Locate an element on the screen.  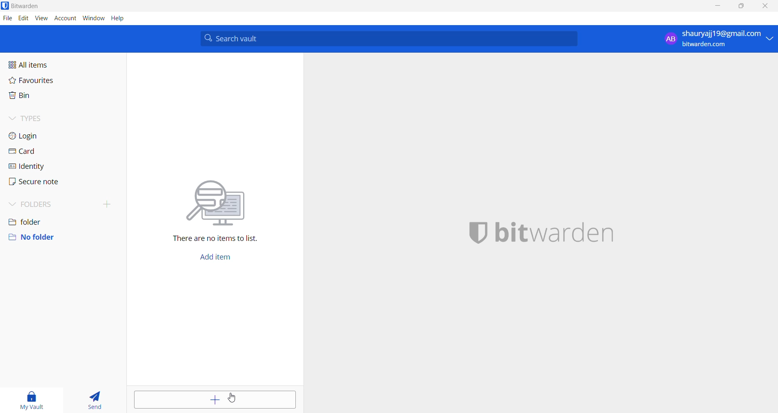
bin is located at coordinates (42, 98).